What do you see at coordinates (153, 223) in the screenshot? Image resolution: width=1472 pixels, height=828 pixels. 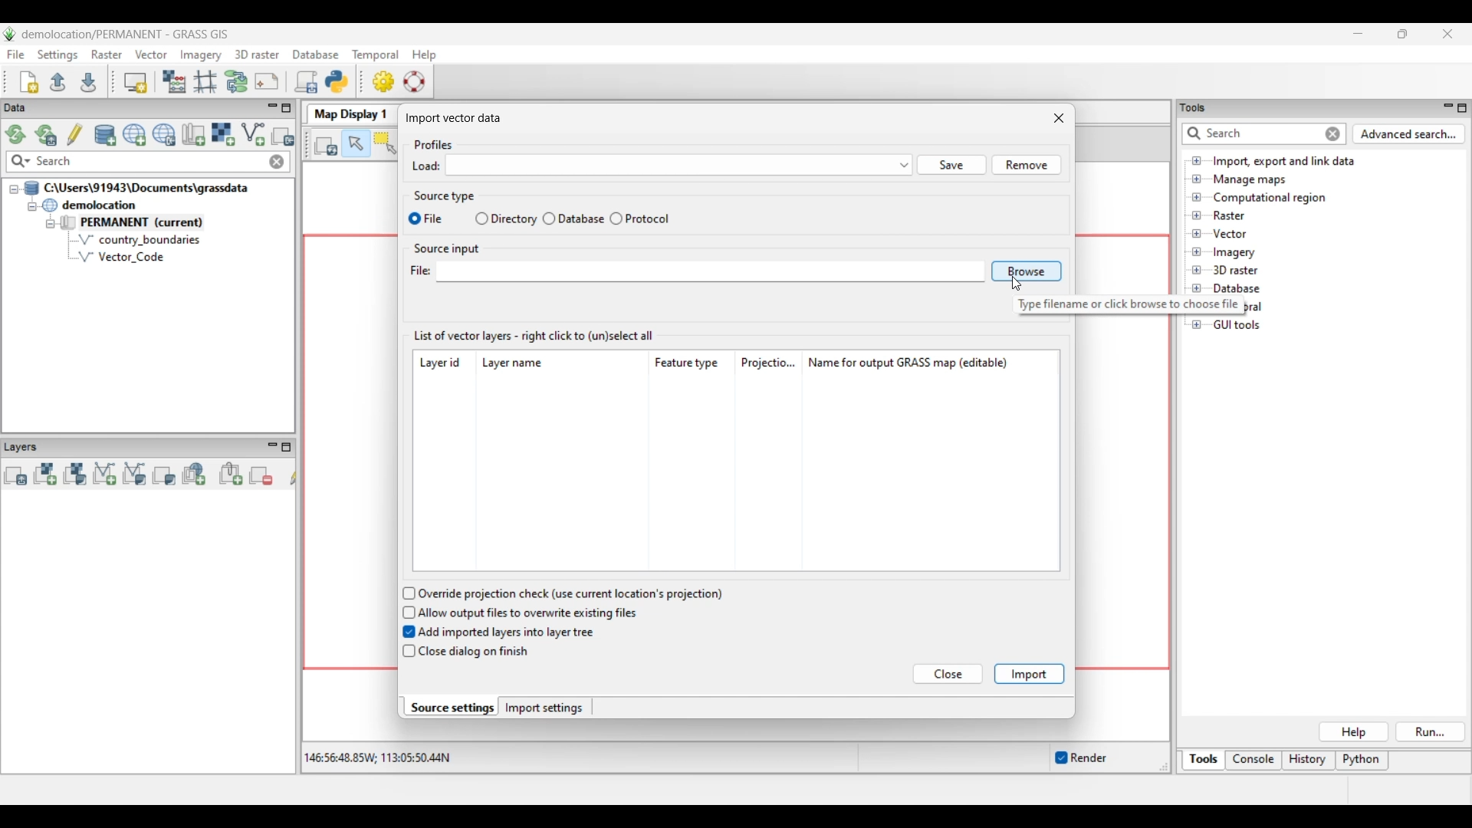 I see `Double click to collapse Permanent` at bounding box center [153, 223].